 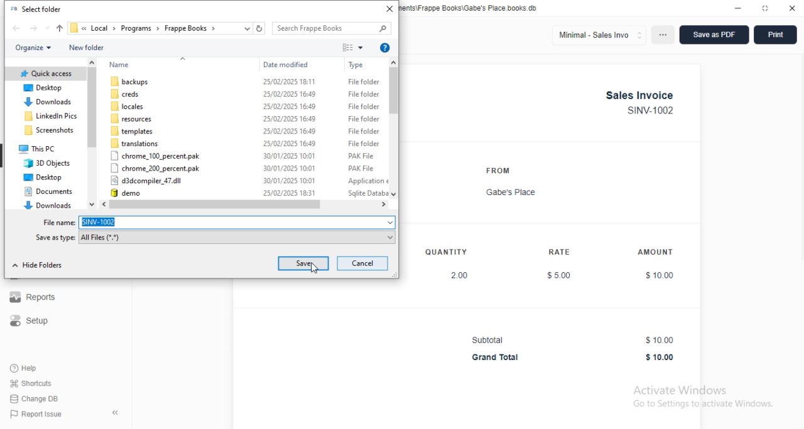 I want to click on downloads, so click(x=48, y=102).